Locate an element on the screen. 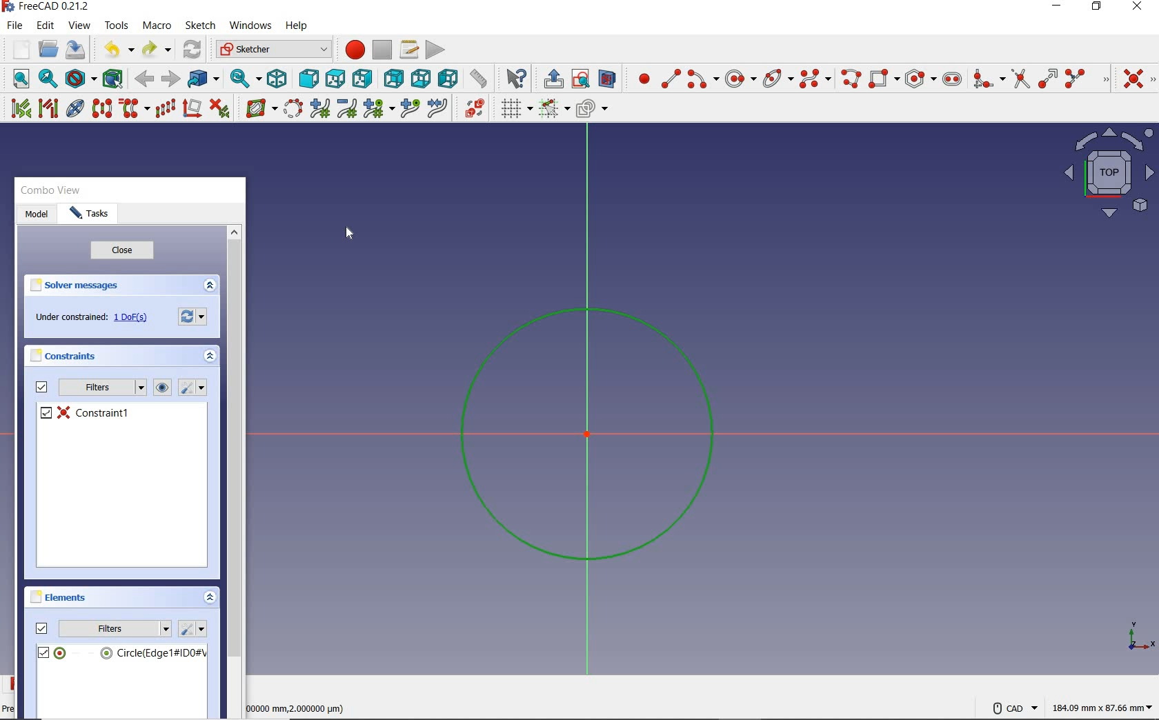 The image size is (1159, 720). cursor is located at coordinates (350, 235).